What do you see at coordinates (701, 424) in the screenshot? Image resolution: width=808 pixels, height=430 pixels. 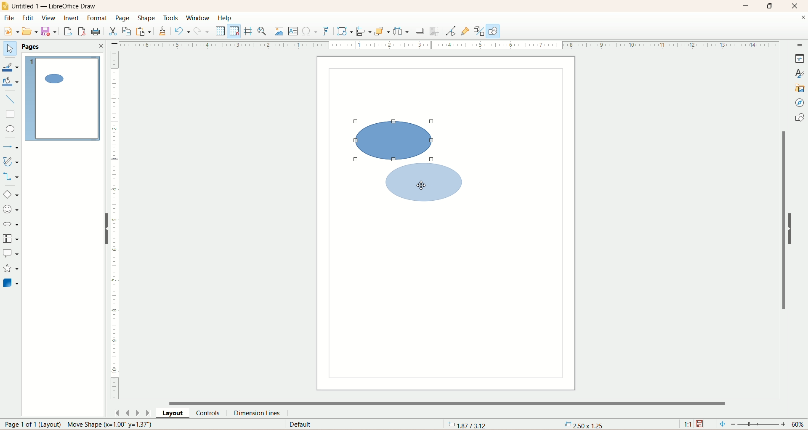 I see `save` at bounding box center [701, 424].